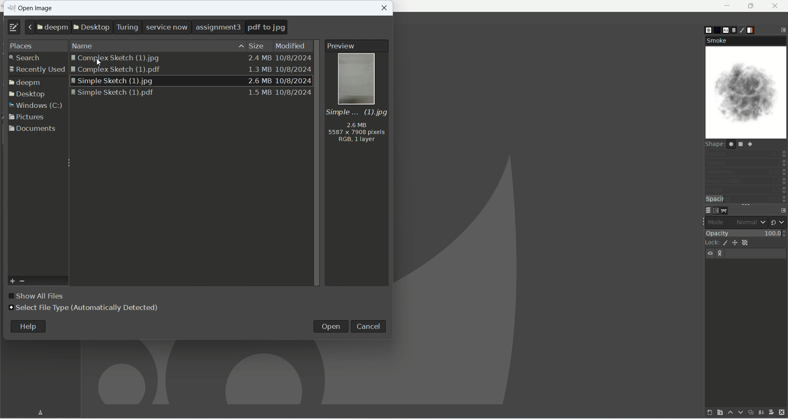  I want to click on remove, so click(24, 282).